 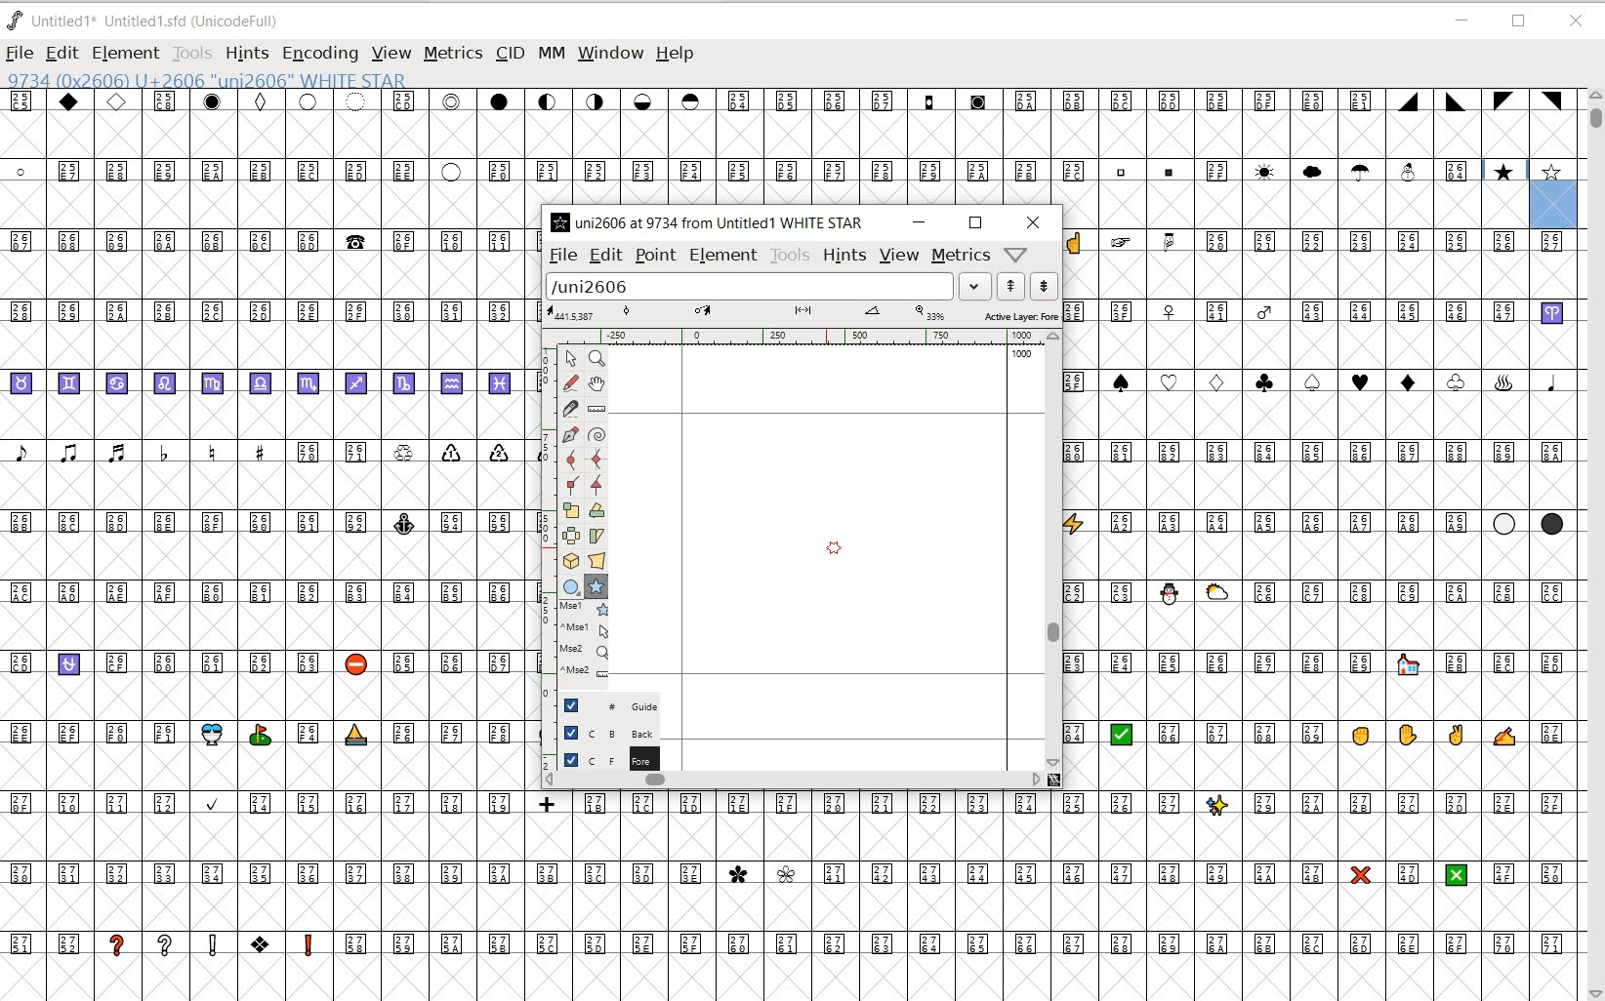 What do you see at coordinates (598, 537) in the screenshot?
I see `SKEW THE SELECTION` at bounding box center [598, 537].